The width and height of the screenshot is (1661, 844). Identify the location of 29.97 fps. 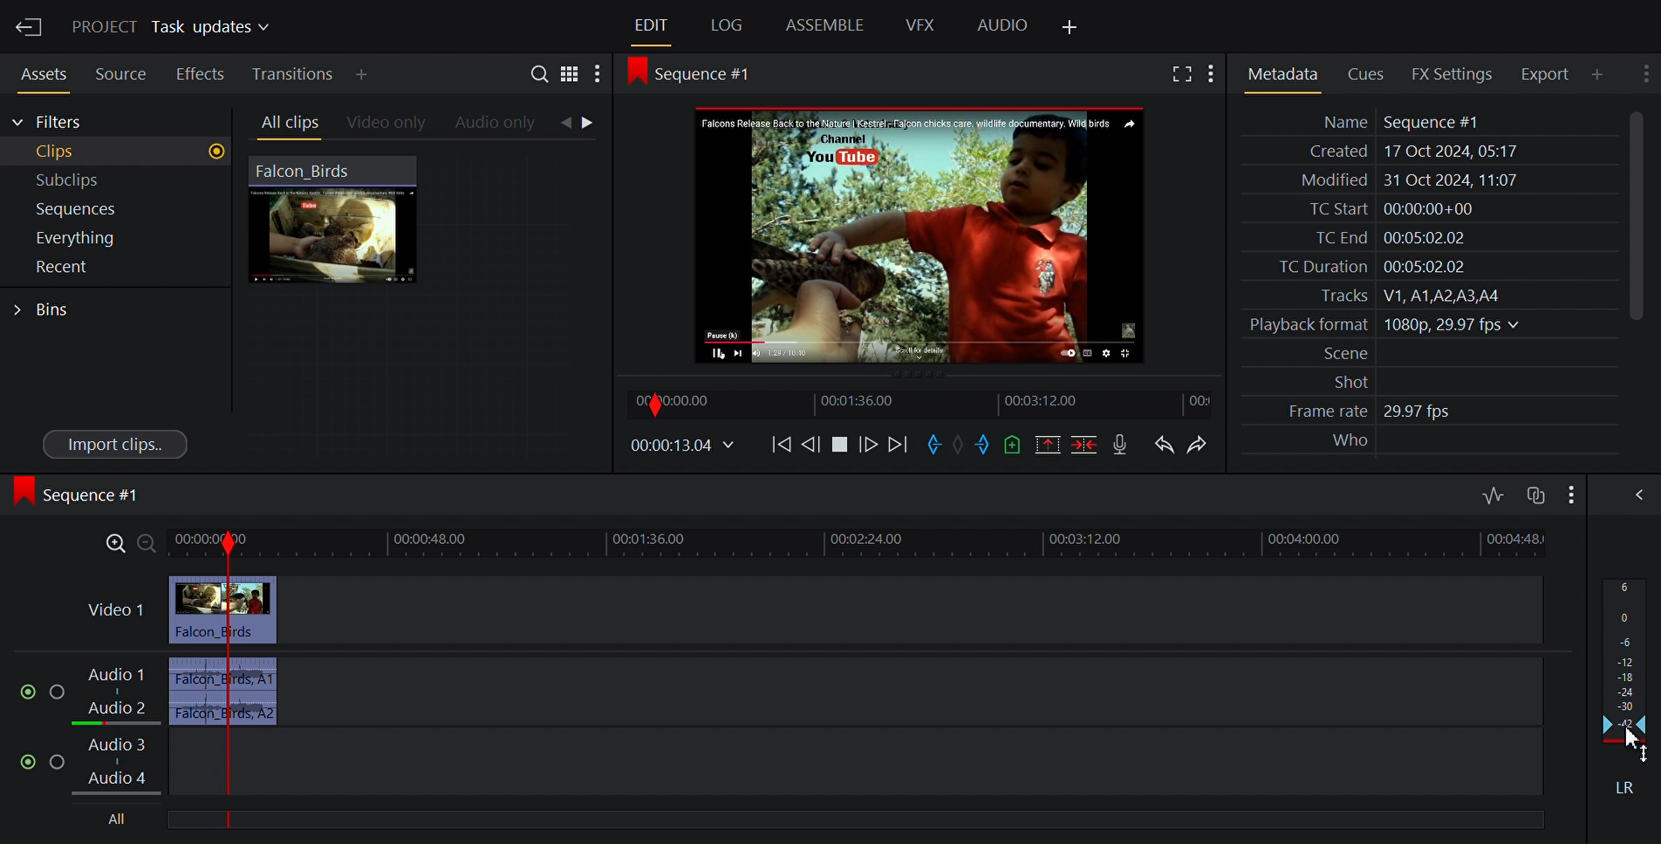
(1422, 412).